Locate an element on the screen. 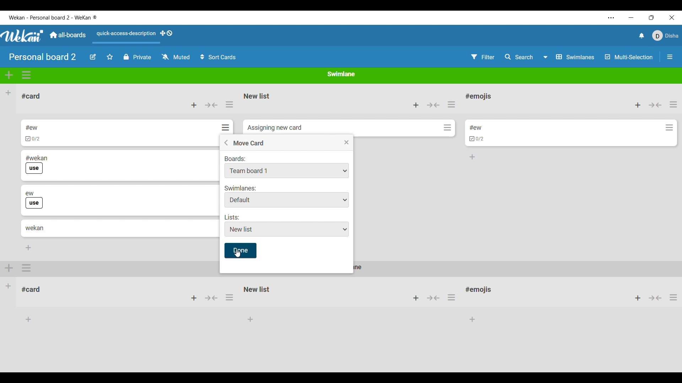 The width and height of the screenshot is (682, 383). Close interface is located at coordinates (672, 17).